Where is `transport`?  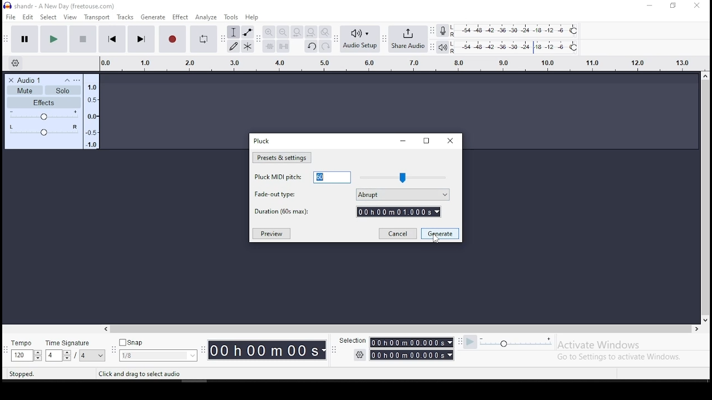
transport is located at coordinates (98, 17).